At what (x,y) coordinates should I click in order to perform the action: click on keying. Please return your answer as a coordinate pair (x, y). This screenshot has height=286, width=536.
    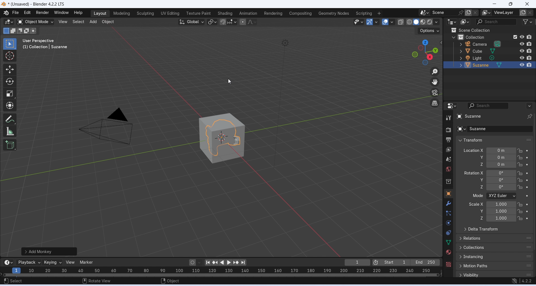
    Looking at the image, I should click on (53, 263).